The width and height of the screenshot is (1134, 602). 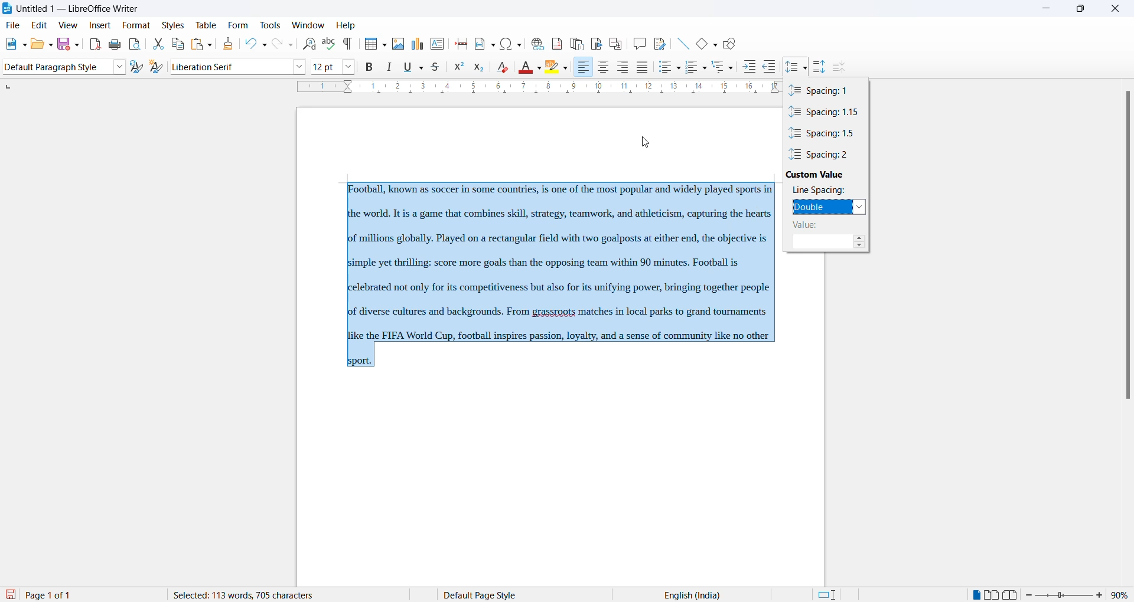 I want to click on basic shapes options, so click(x=713, y=45).